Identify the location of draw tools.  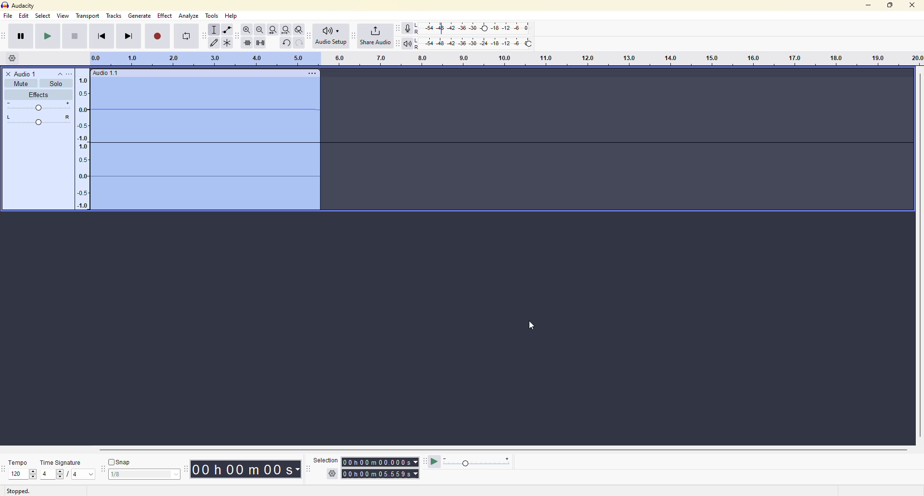
(215, 42).